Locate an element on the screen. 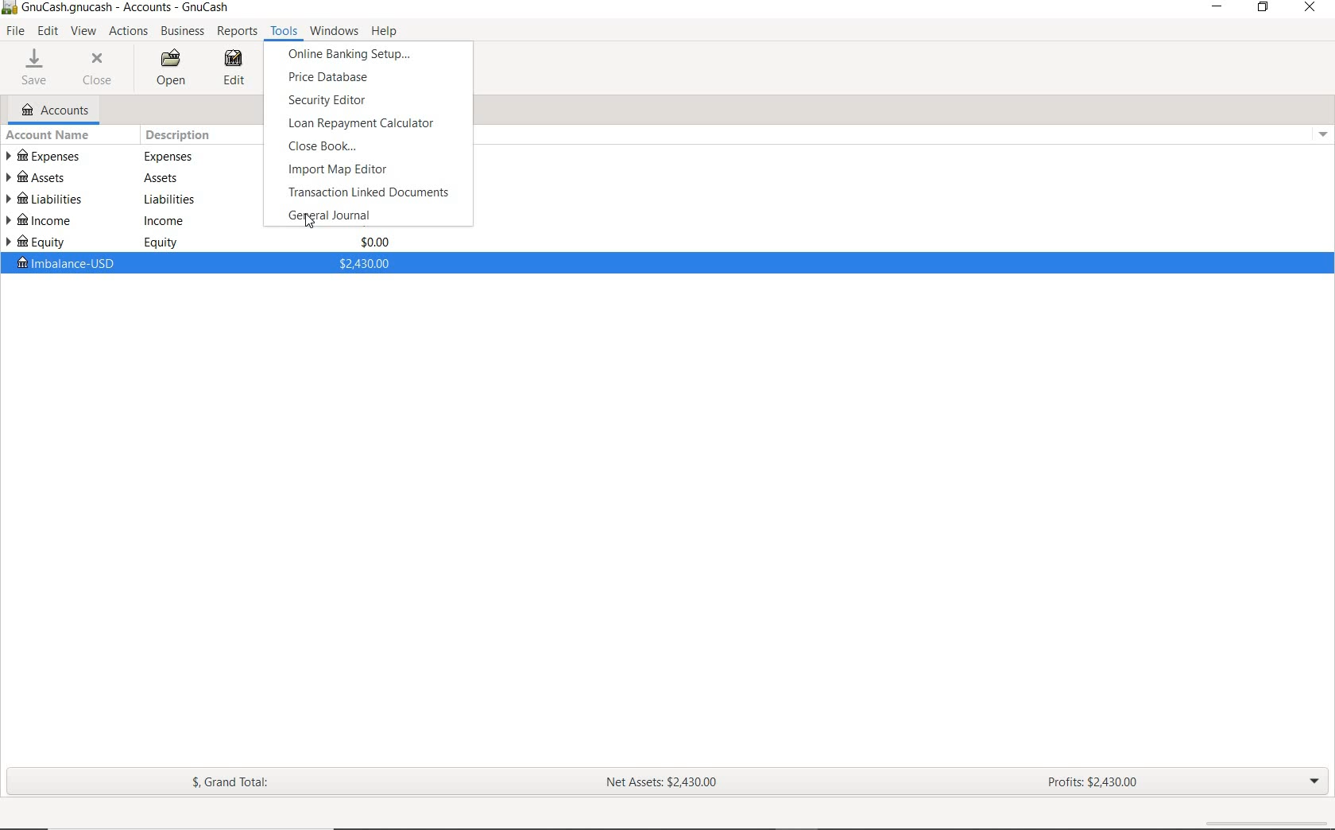 Image resolution: width=1335 pixels, height=830 pixels. ASSETS is located at coordinates (46, 176).